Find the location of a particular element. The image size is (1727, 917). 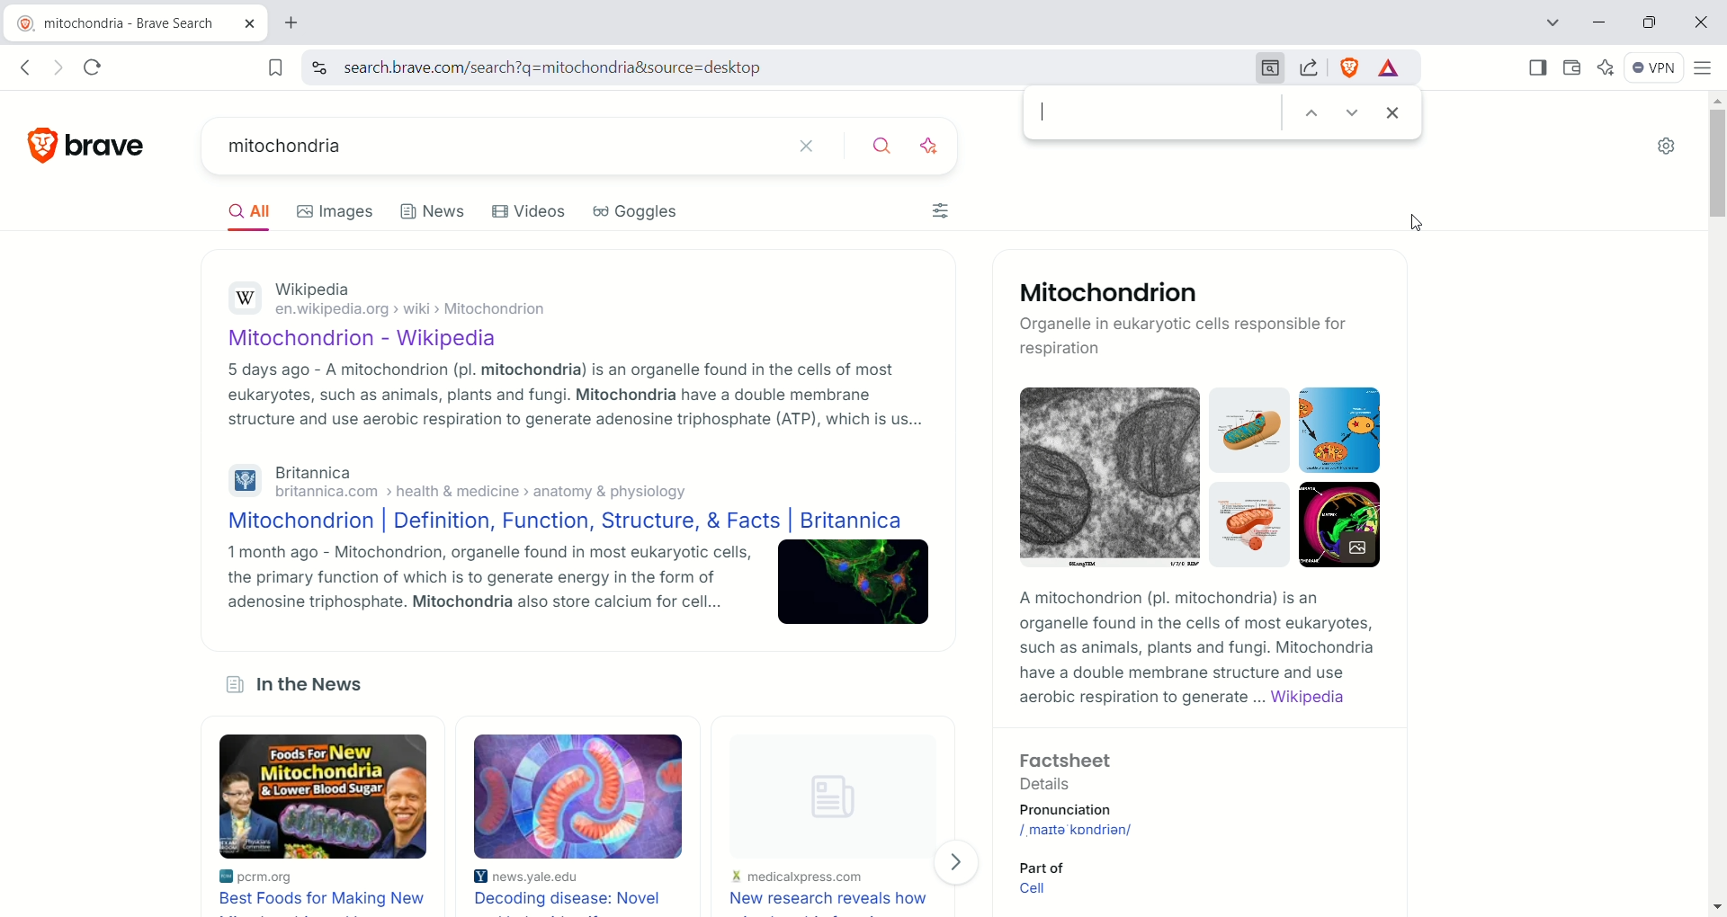

1 month ago - Mitochondrion, organelle found in most eukaryotic cells, the primary function of which is to generate energy in the form of adenosine triphosphate. Mitochondria also store calcium for cell... is located at coordinates (481, 584).